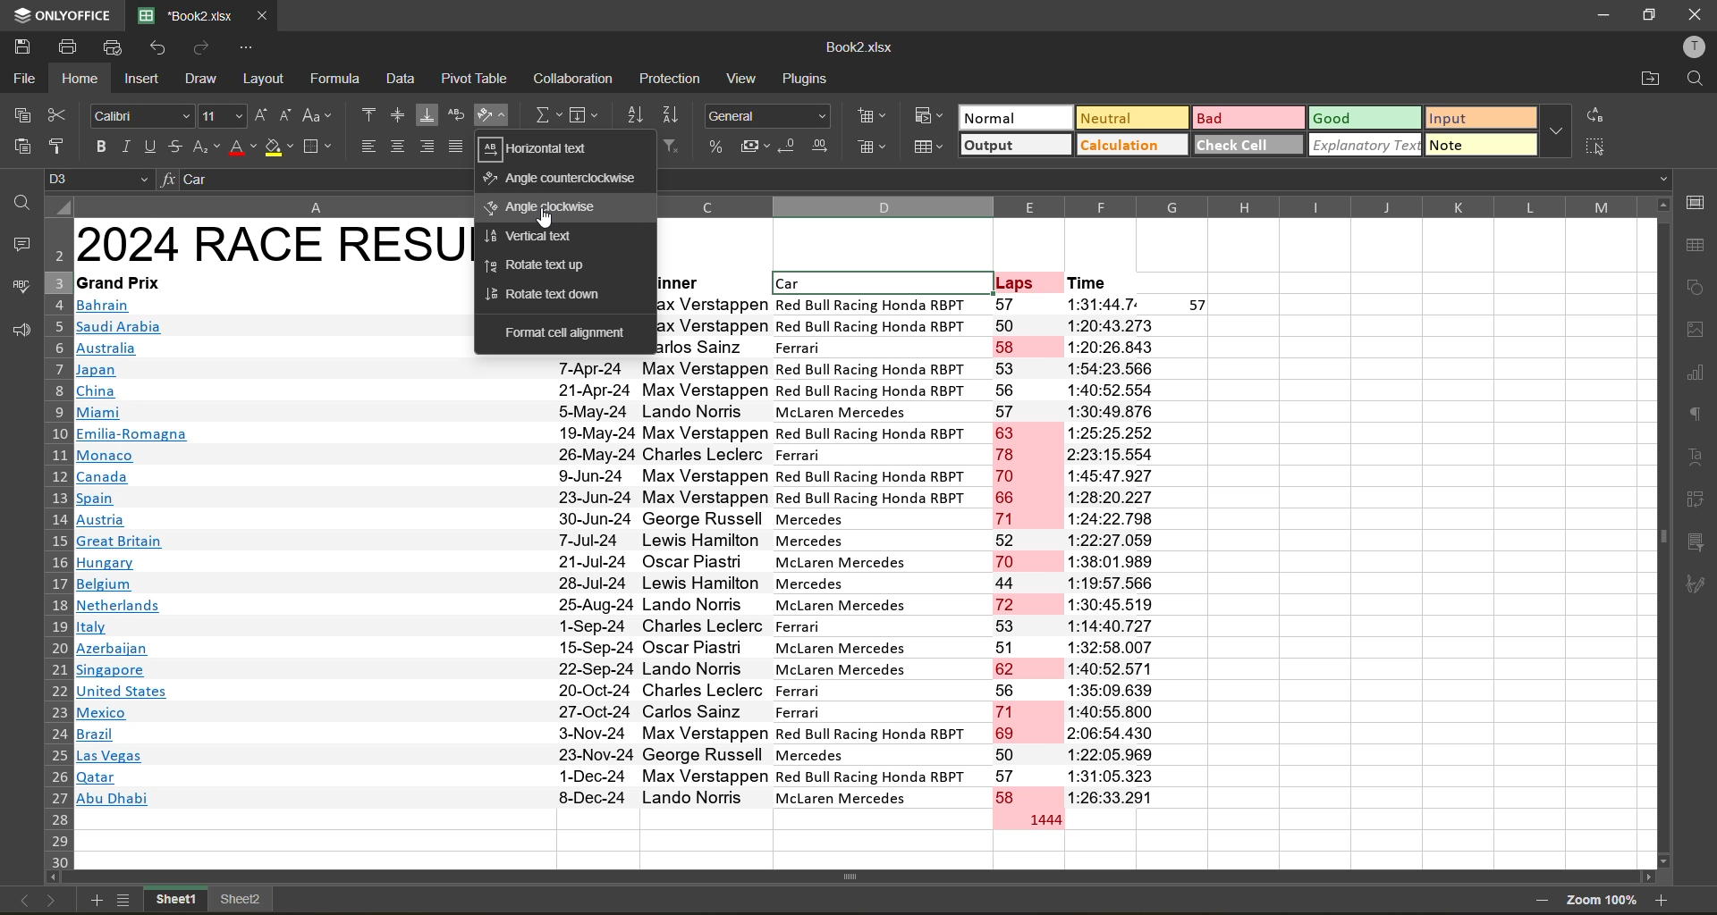 The height and width of the screenshot is (915, 1717). I want to click on cell address, so click(100, 179).